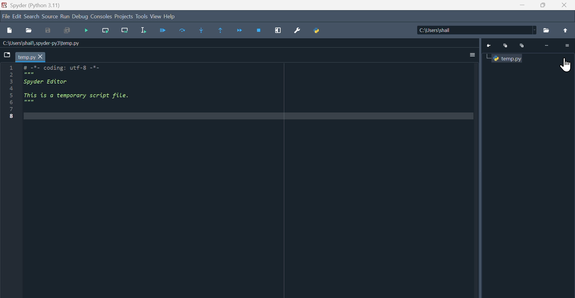 The height and width of the screenshot is (298, 575). What do you see at coordinates (124, 32) in the screenshot?
I see `Run current line until next function` at bounding box center [124, 32].